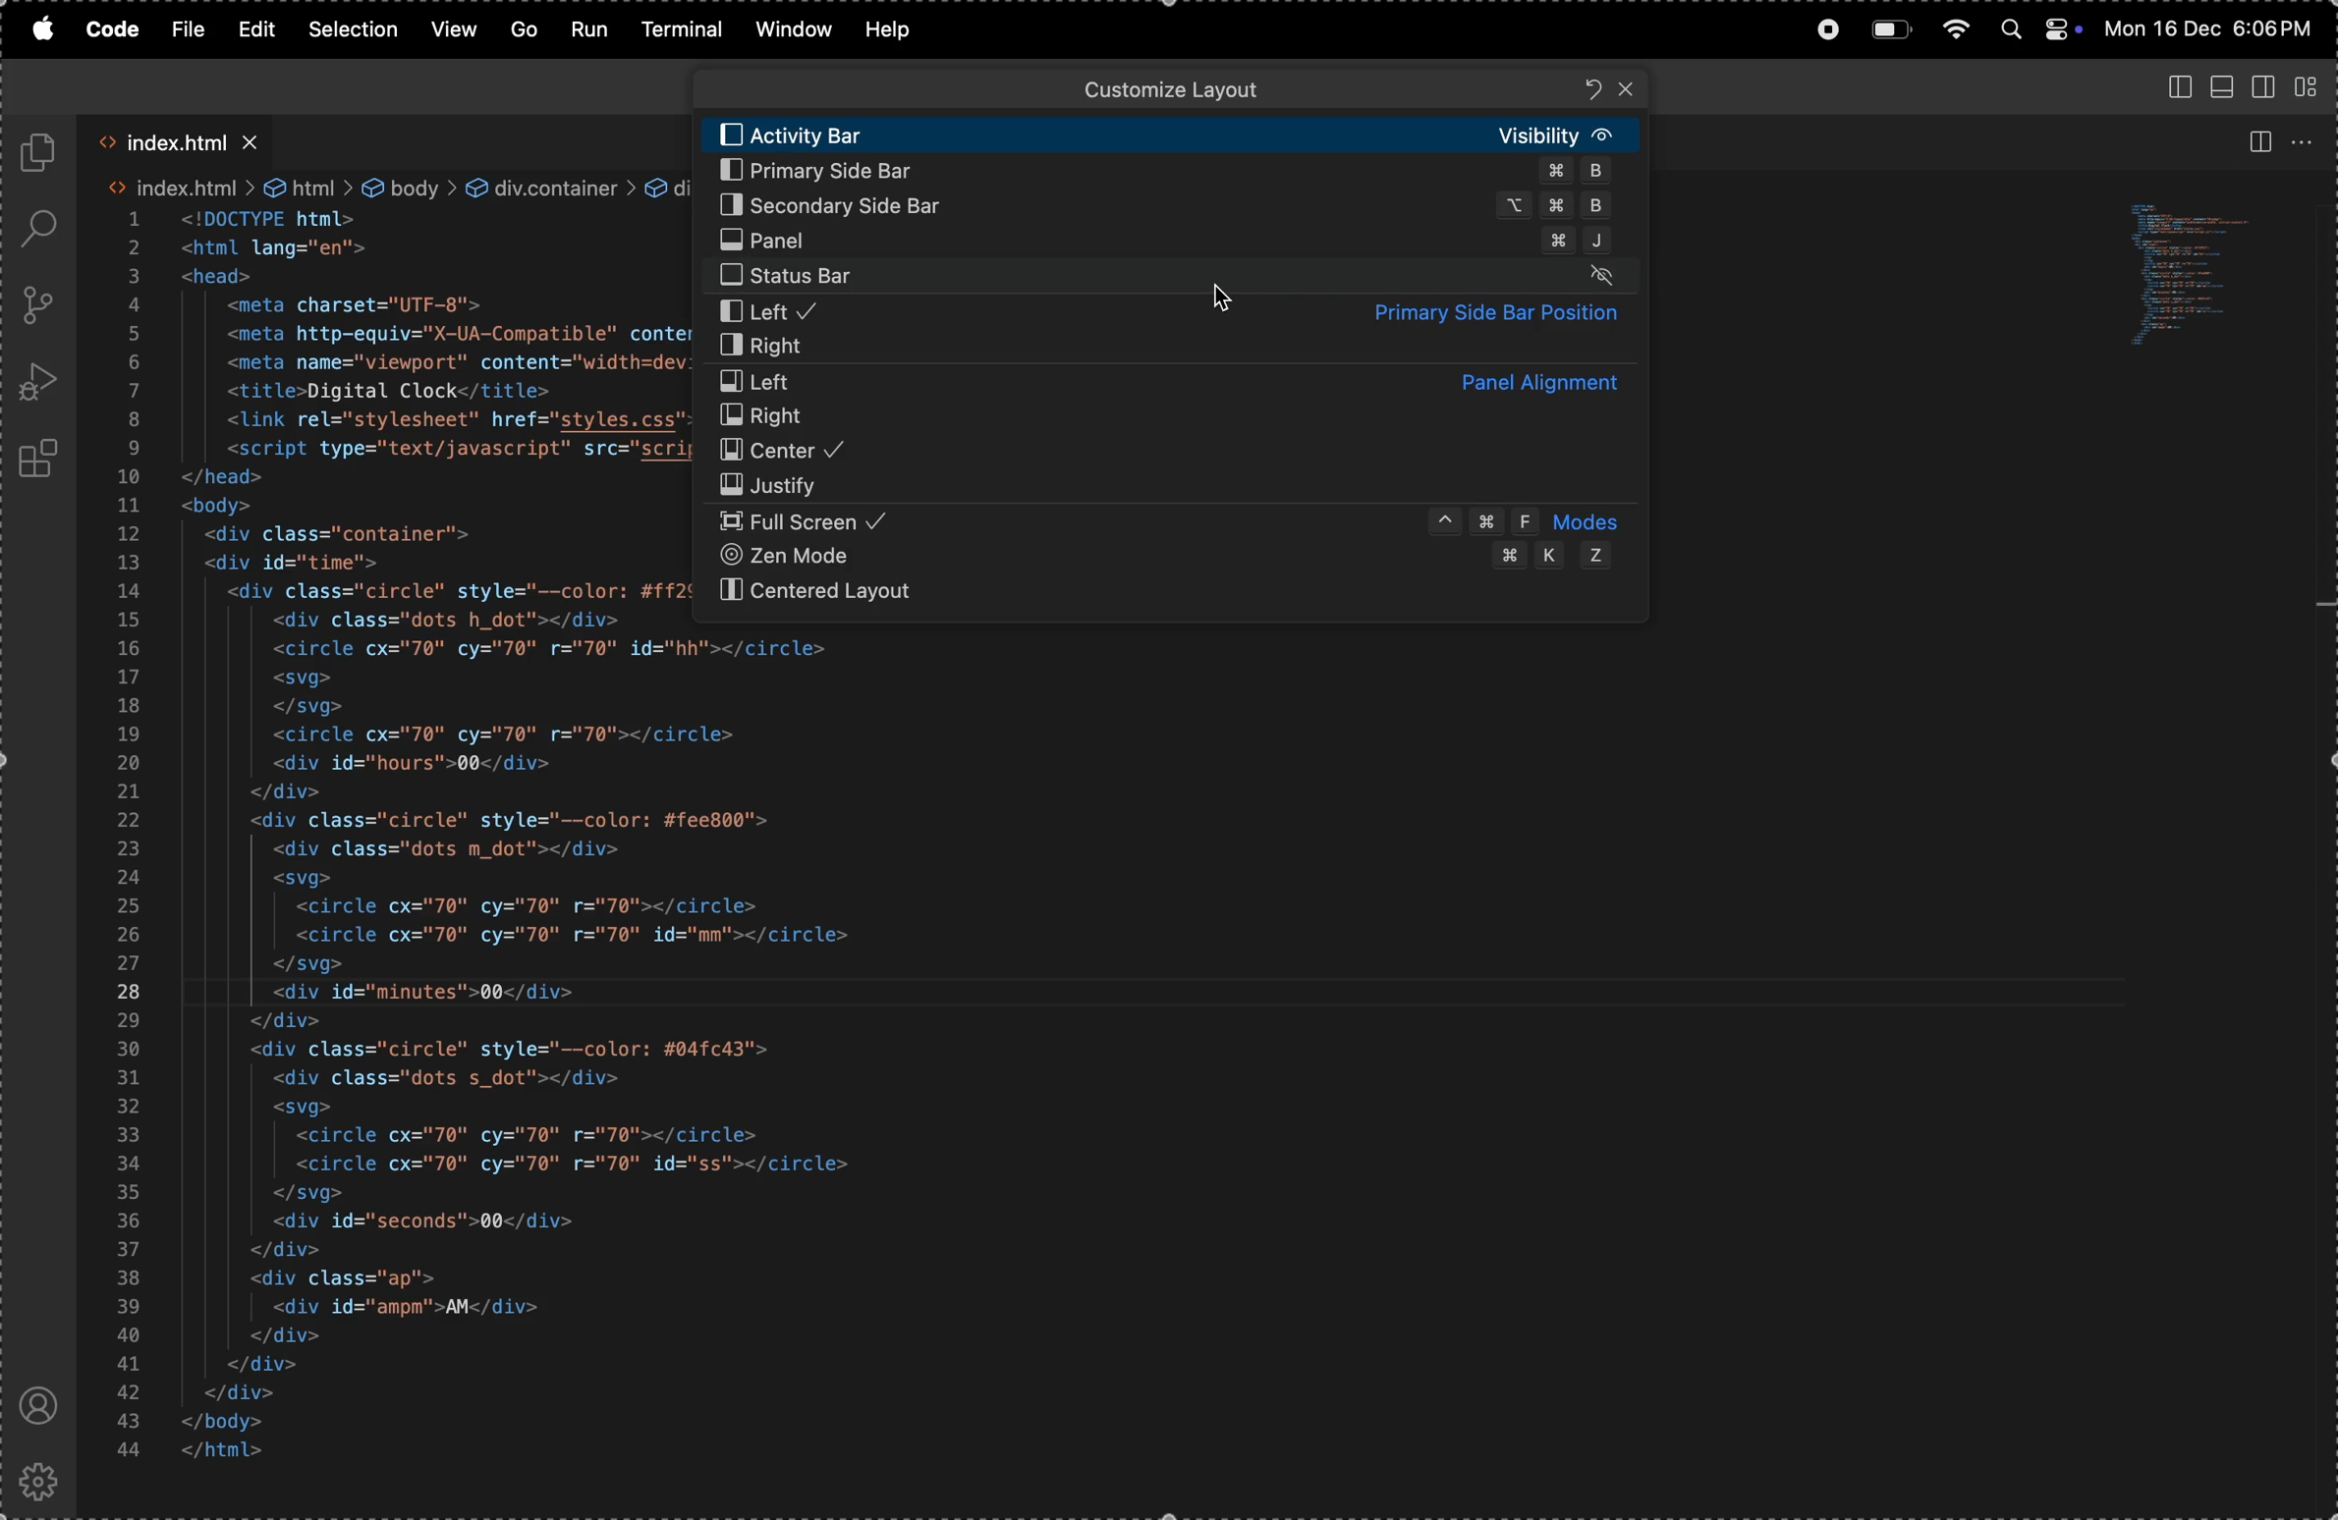 This screenshot has width=2338, height=1520. I want to click on source control, so click(43, 304).